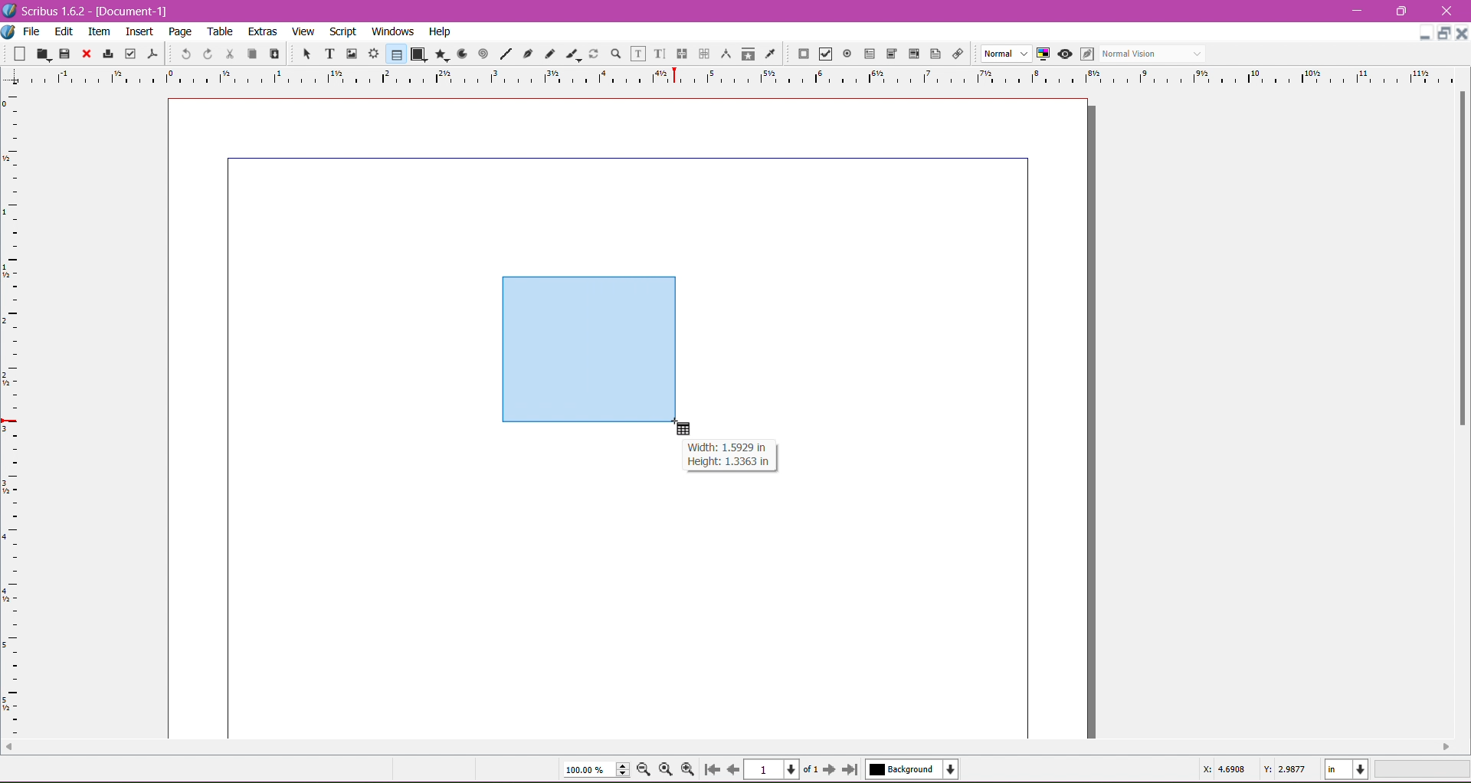 The height and width of the screenshot is (783, 1471). Describe the element at coordinates (139, 29) in the screenshot. I see `Insert` at that location.